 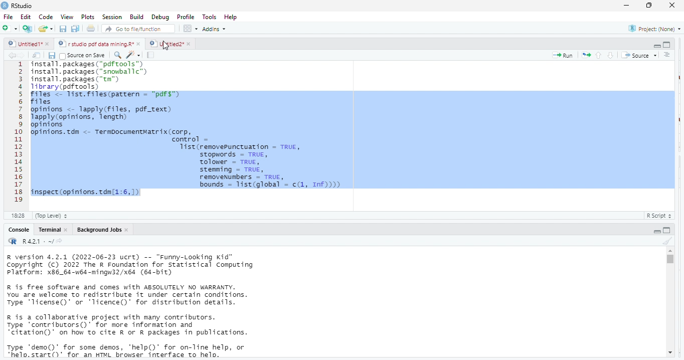 What do you see at coordinates (12, 55) in the screenshot?
I see `go back to the previous source location` at bounding box center [12, 55].